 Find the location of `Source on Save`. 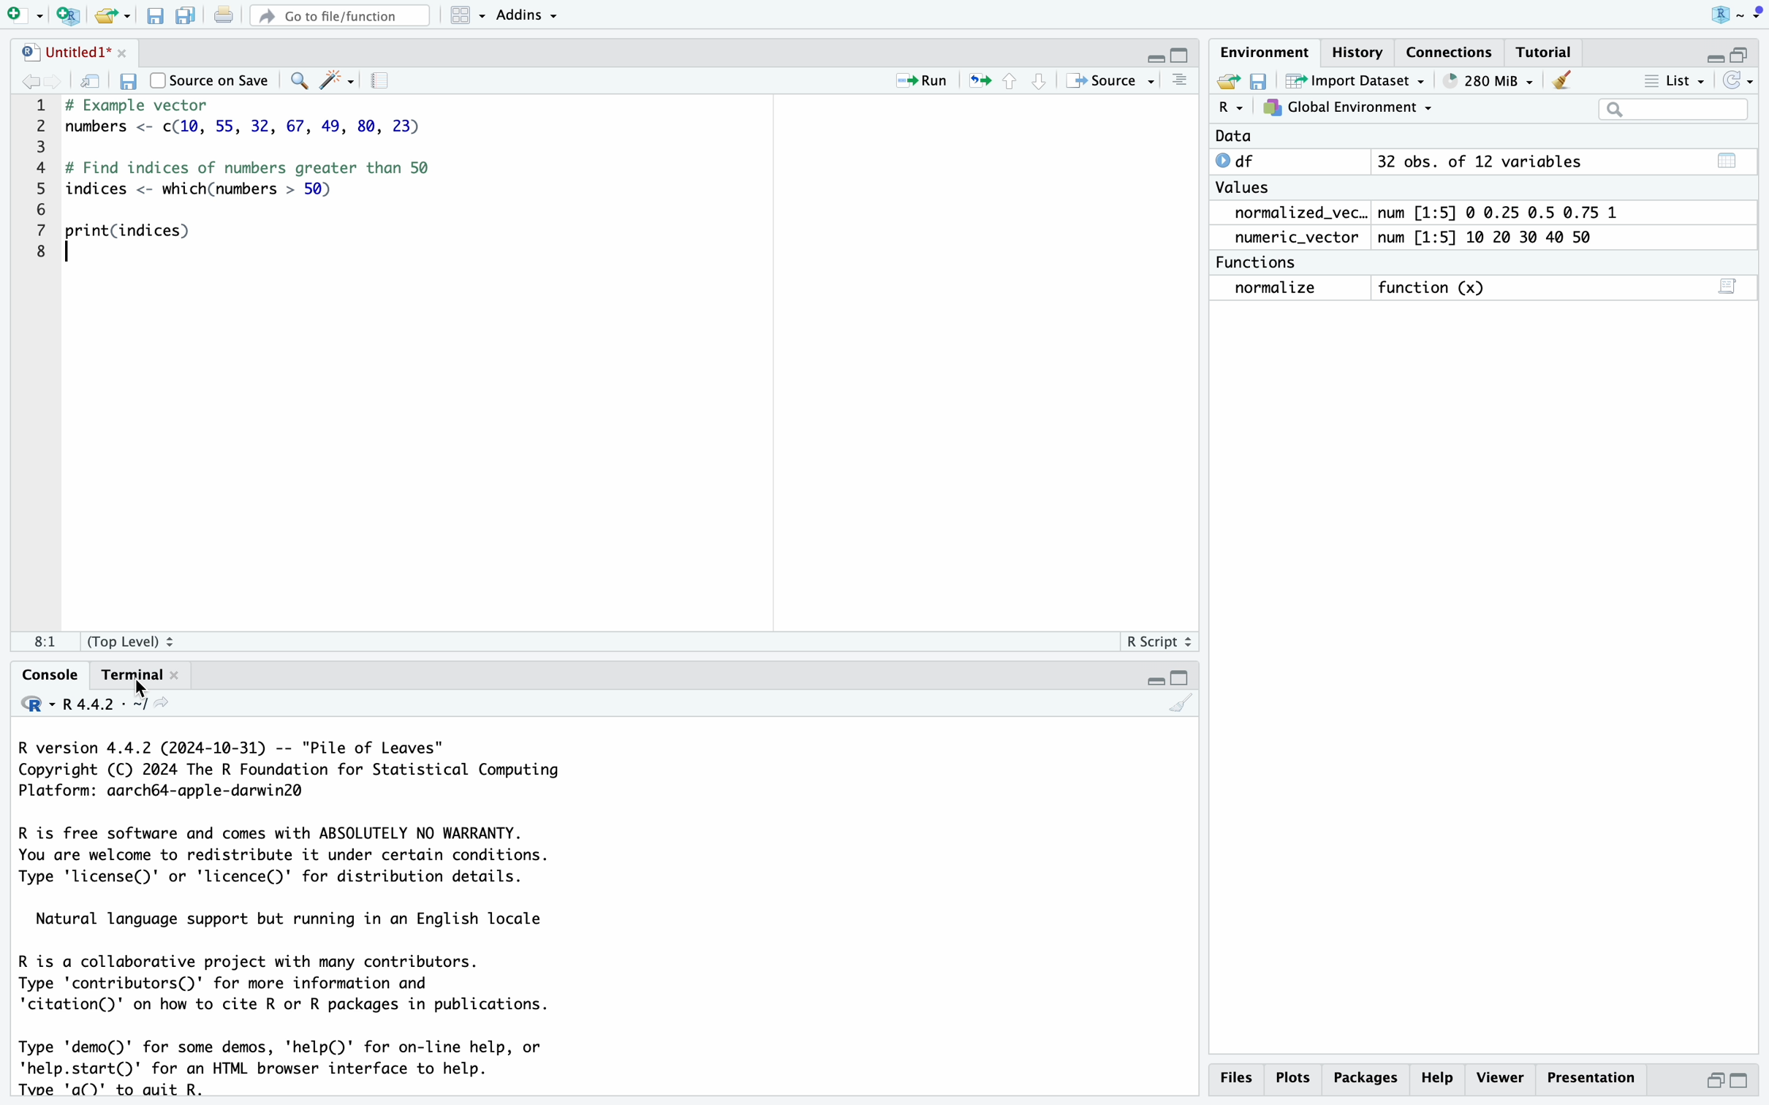

Source on Save is located at coordinates (211, 80).